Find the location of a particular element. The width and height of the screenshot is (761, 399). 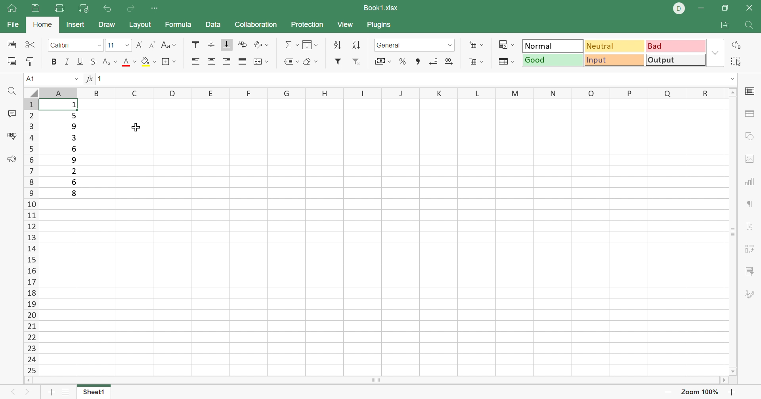

Scroll left is located at coordinates (27, 380).